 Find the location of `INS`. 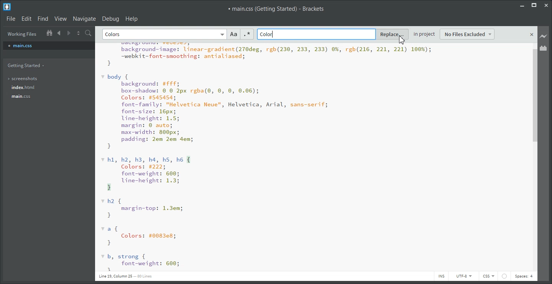

INS is located at coordinates (441, 276).